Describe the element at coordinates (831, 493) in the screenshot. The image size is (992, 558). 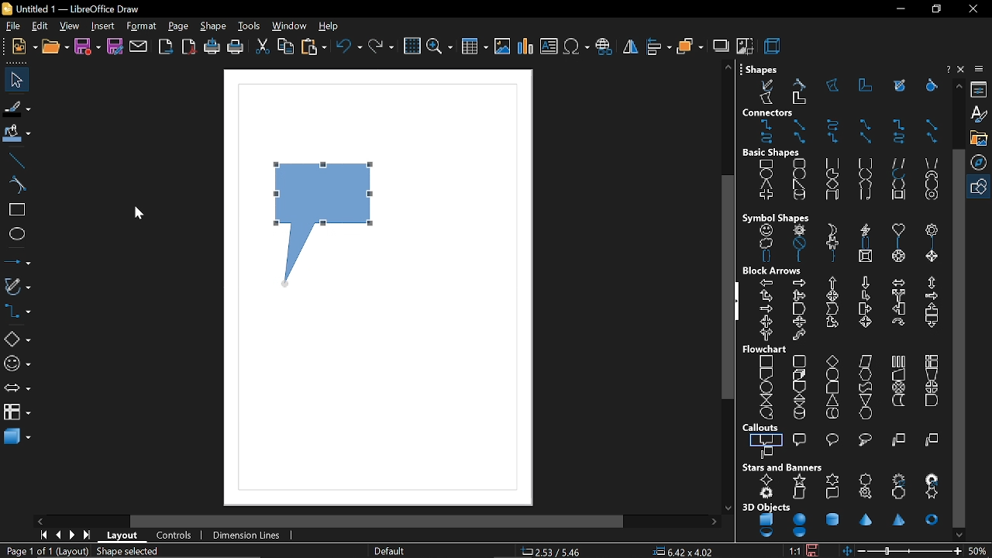
I see `horizontal scroll` at that location.